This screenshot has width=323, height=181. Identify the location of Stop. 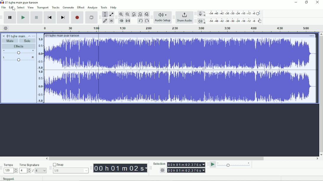
(36, 17).